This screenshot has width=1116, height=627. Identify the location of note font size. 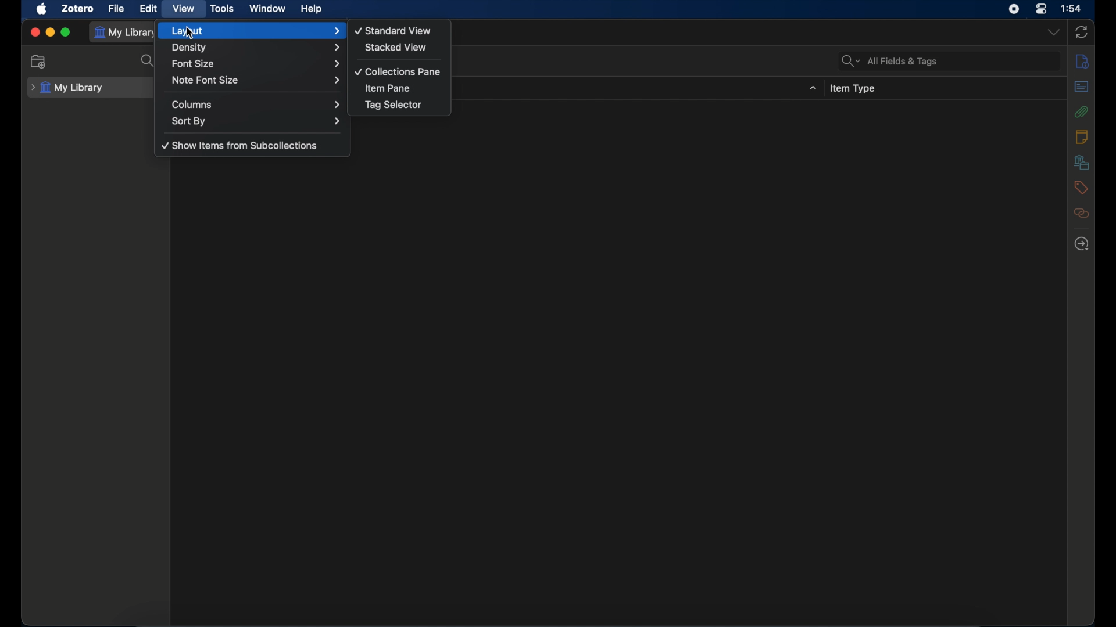
(256, 80).